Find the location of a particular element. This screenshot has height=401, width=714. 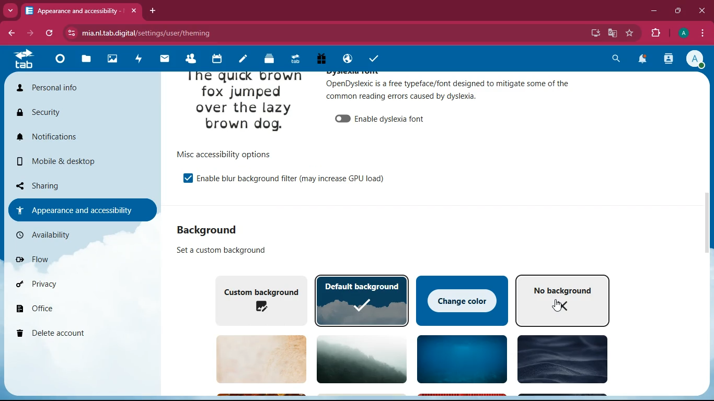

profile is located at coordinates (697, 60).